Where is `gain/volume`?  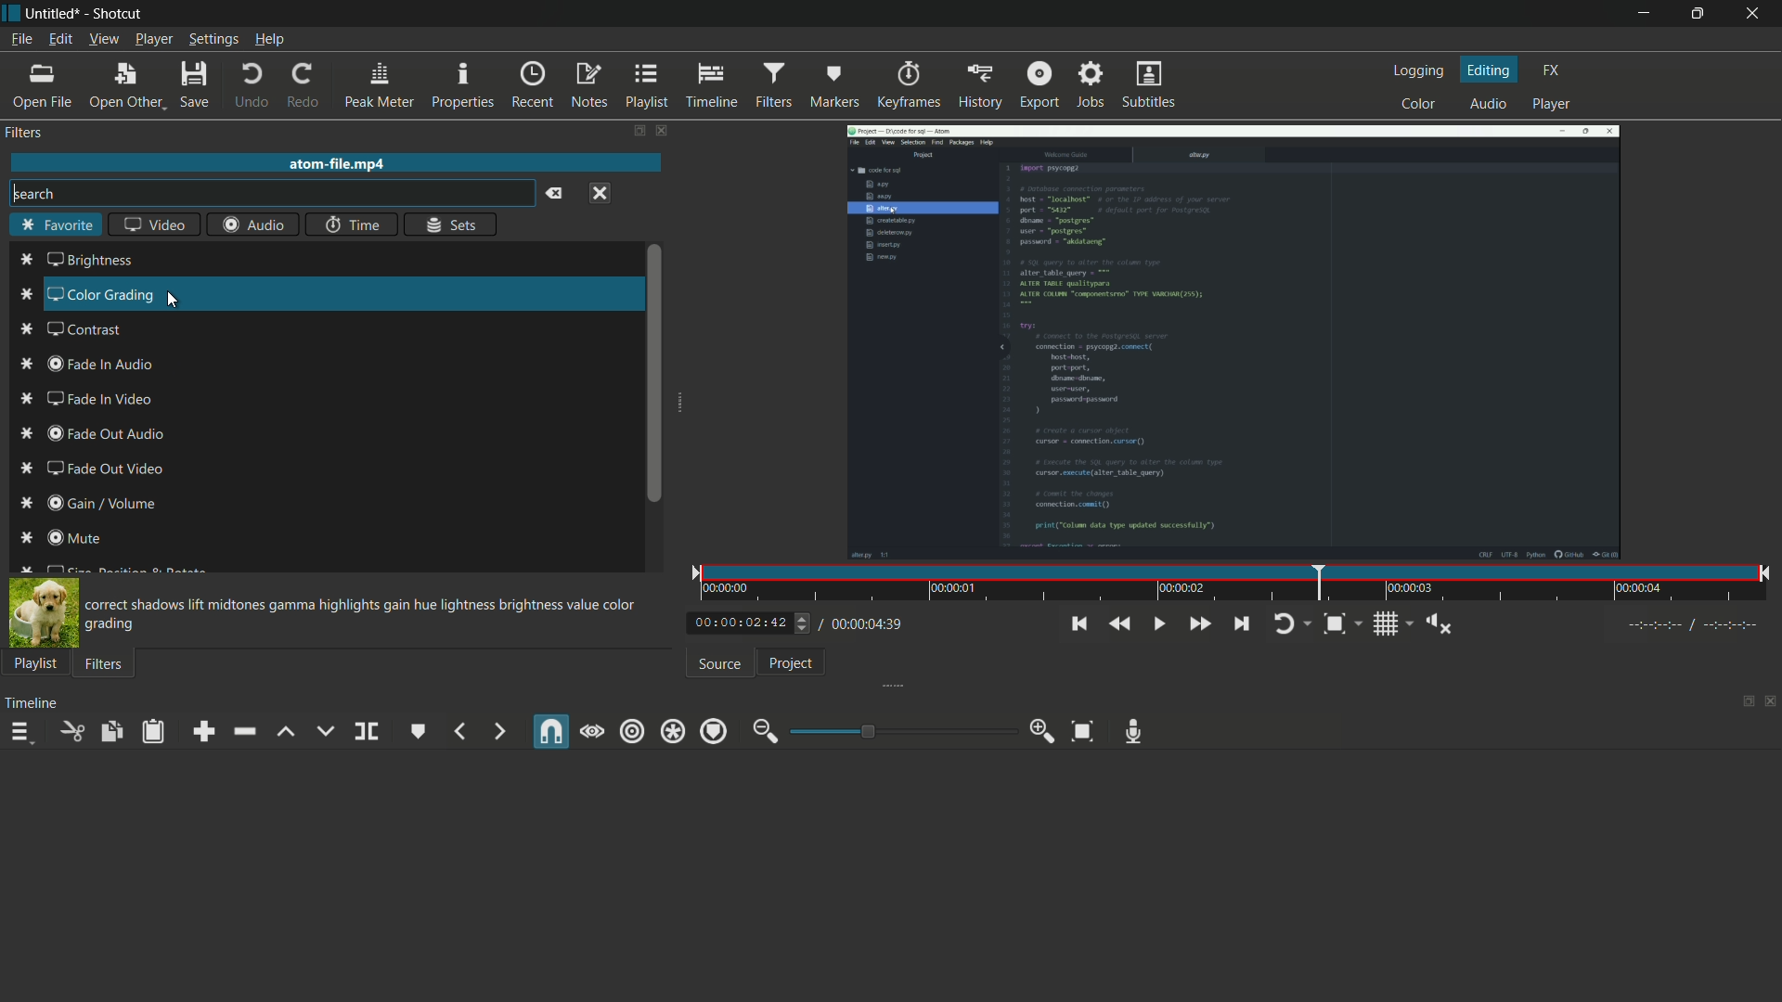 gain/volume is located at coordinates (104, 505).